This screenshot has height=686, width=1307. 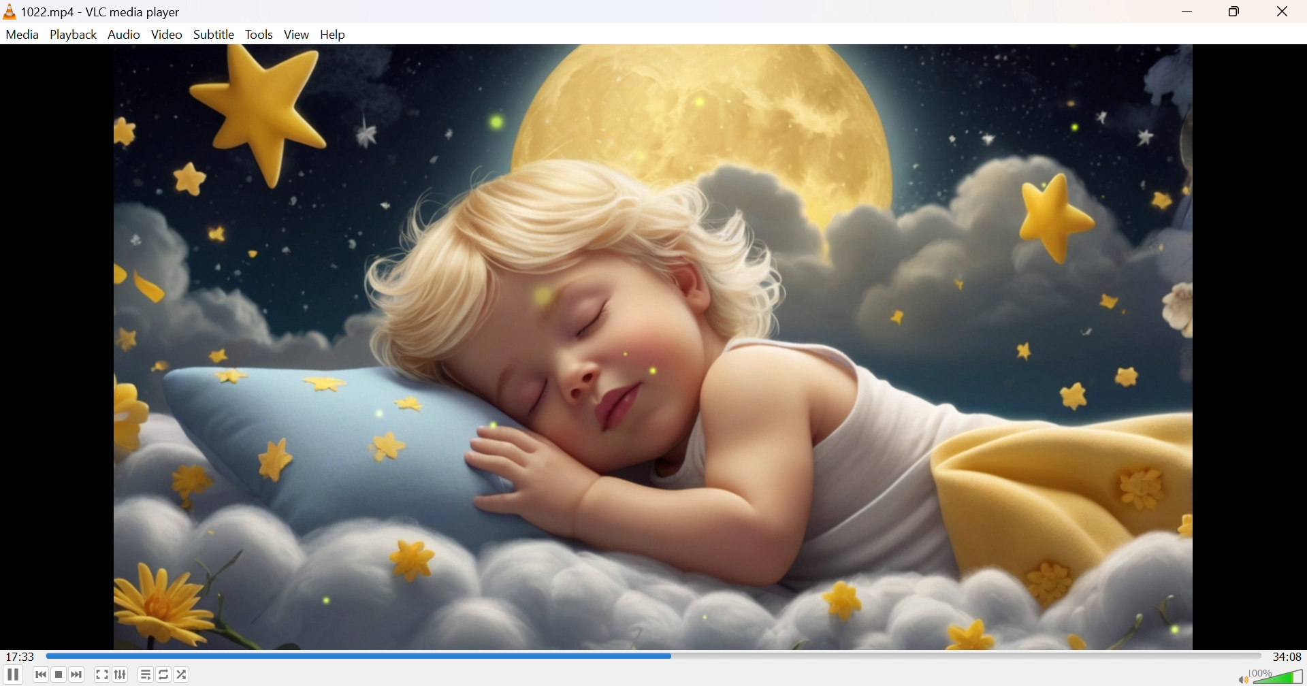 I want to click on Subtitle, so click(x=214, y=34).